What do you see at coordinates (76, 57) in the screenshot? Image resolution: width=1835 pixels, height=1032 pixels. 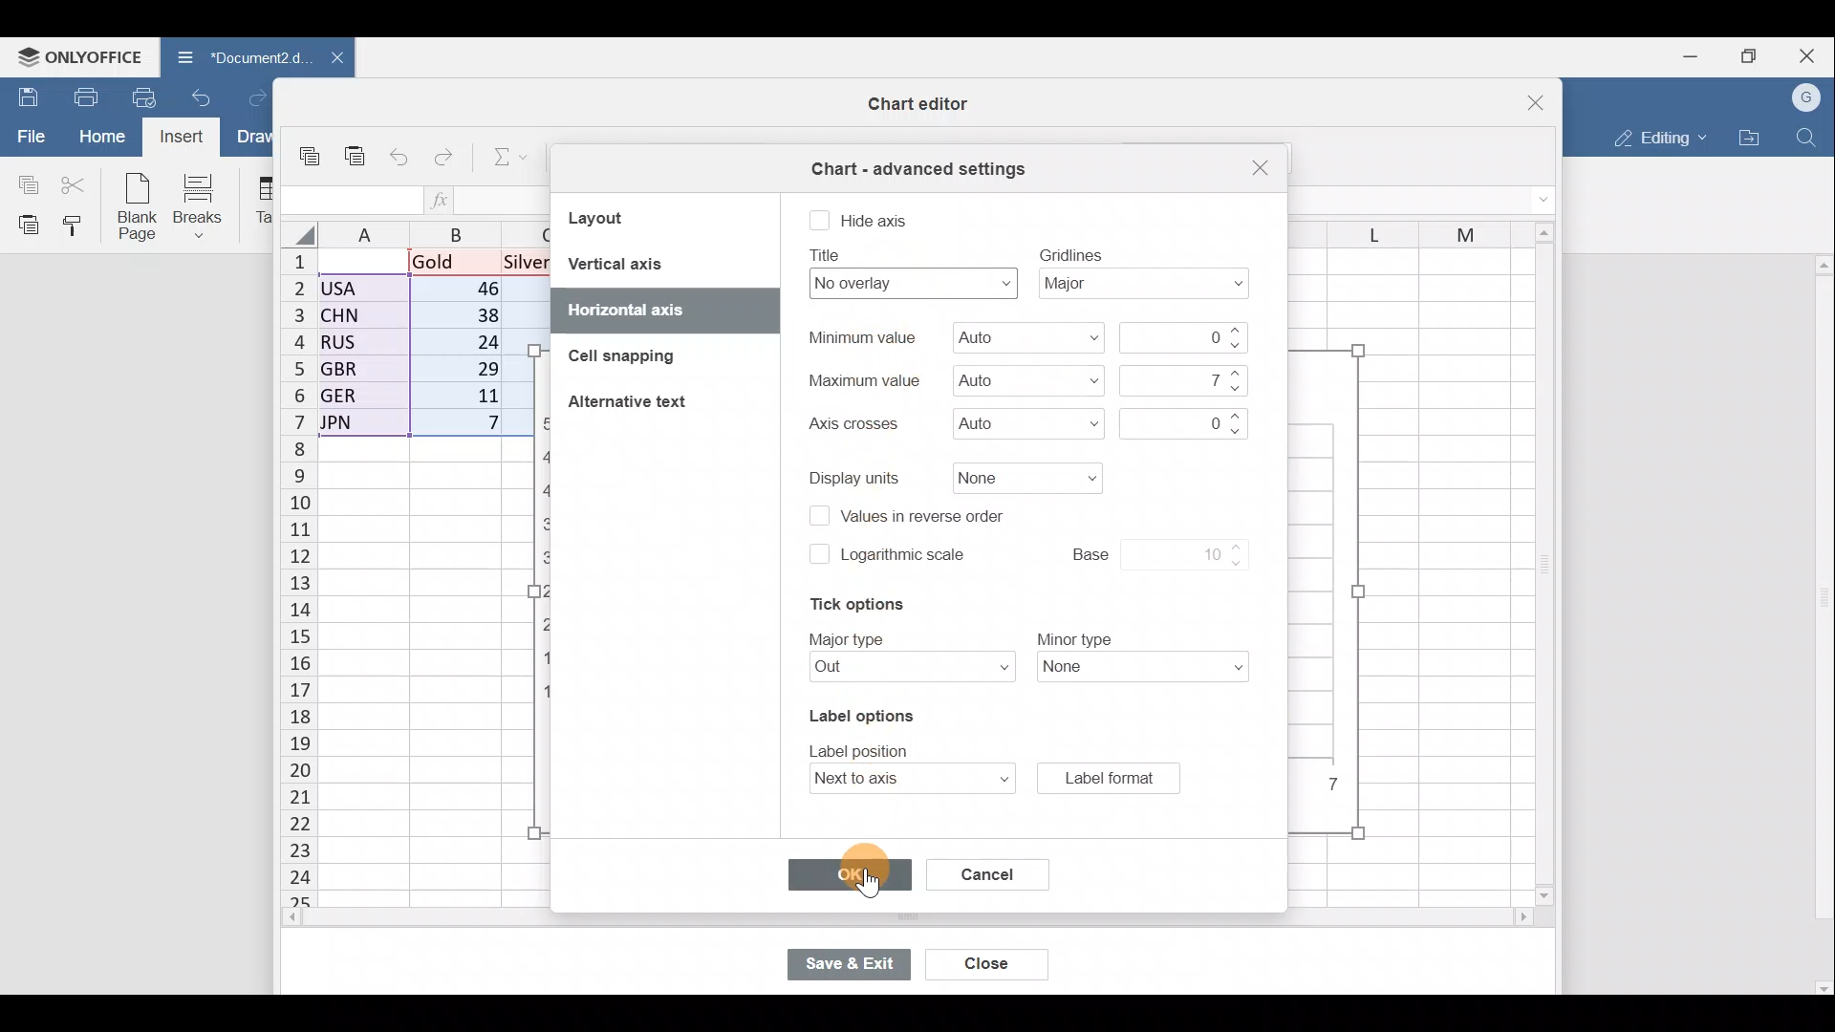 I see `ONLYOFFICE Menu` at bounding box center [76, 57].